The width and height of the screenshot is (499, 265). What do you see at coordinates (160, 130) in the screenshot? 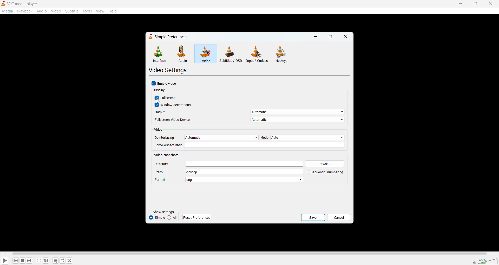
I see `video` at bounding box center [160, 130].